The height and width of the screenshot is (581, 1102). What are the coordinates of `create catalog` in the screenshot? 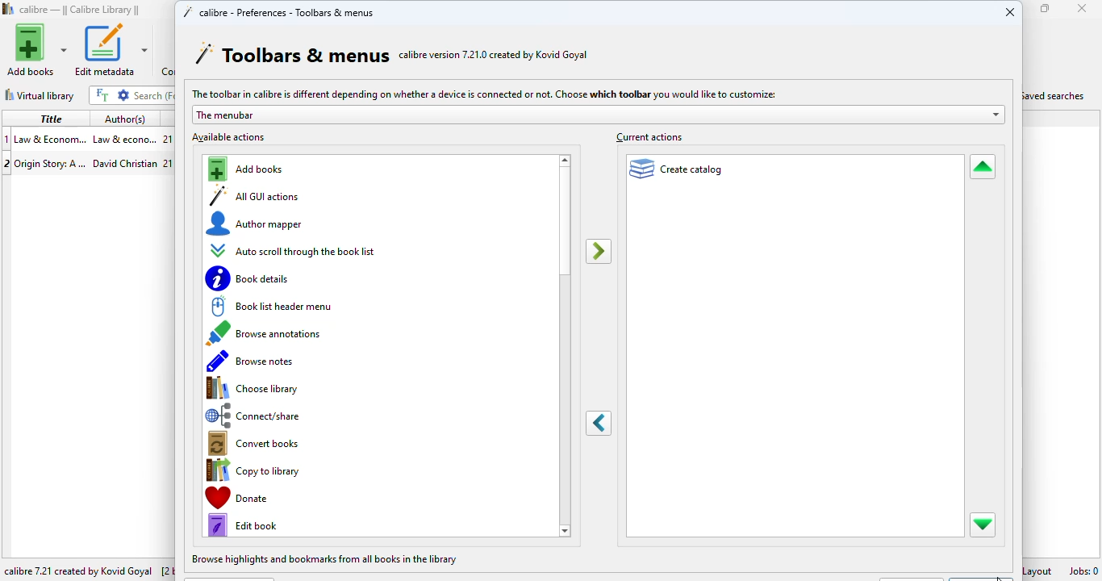 It's located at (678, 168).